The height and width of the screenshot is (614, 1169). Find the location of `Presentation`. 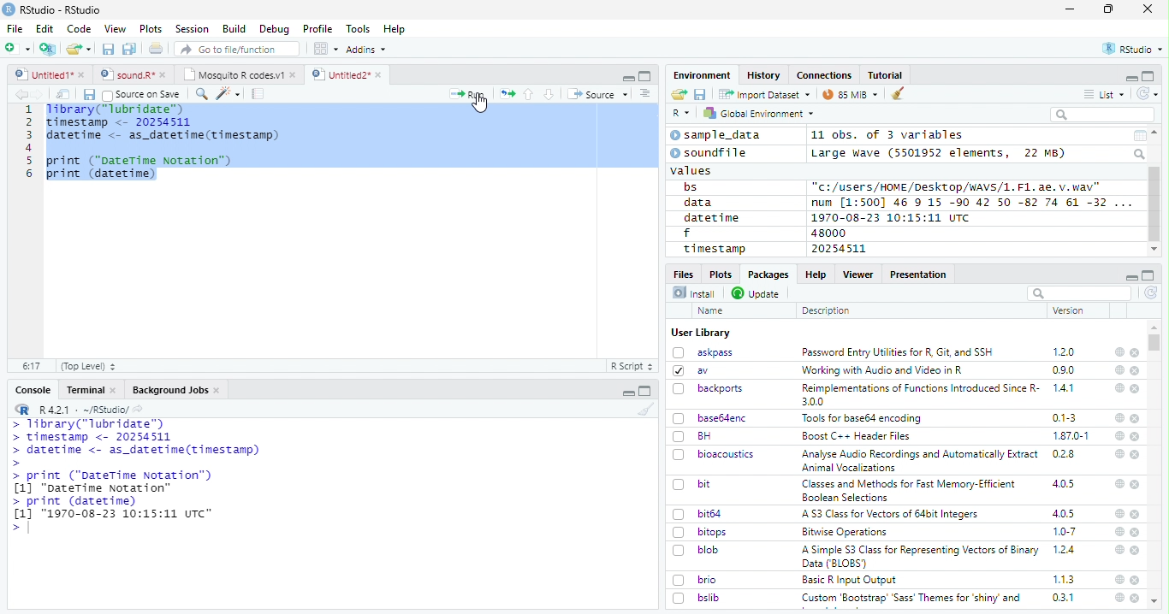

Presentation is located at coordinates (919, 275).